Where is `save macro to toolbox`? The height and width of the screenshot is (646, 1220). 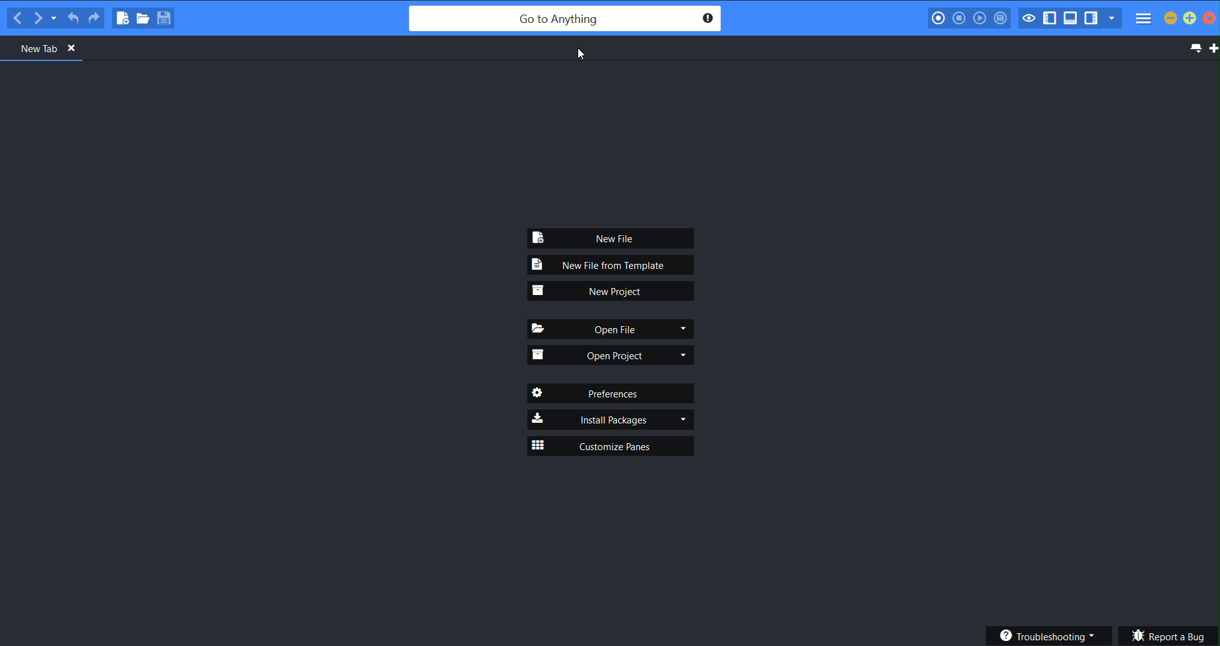 save macro to toolbox is located at coordinates (1001, 18).